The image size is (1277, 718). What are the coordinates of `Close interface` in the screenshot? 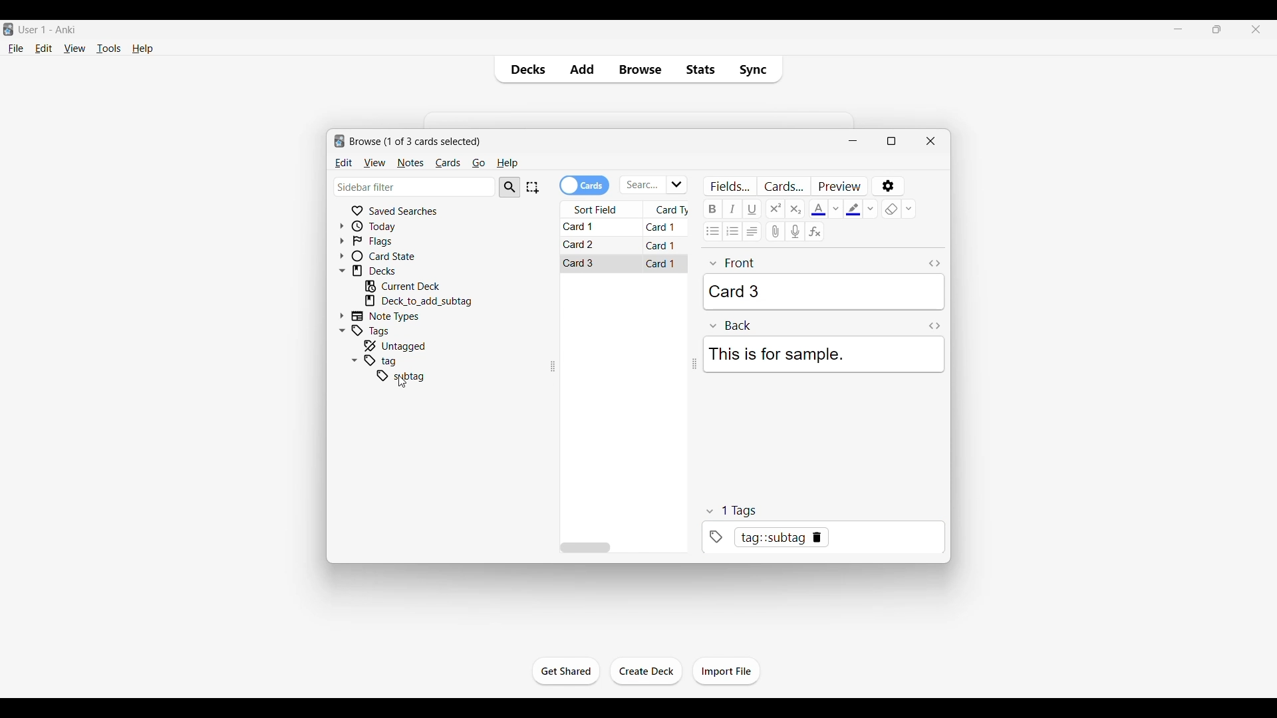 It's located at (1256, 29).